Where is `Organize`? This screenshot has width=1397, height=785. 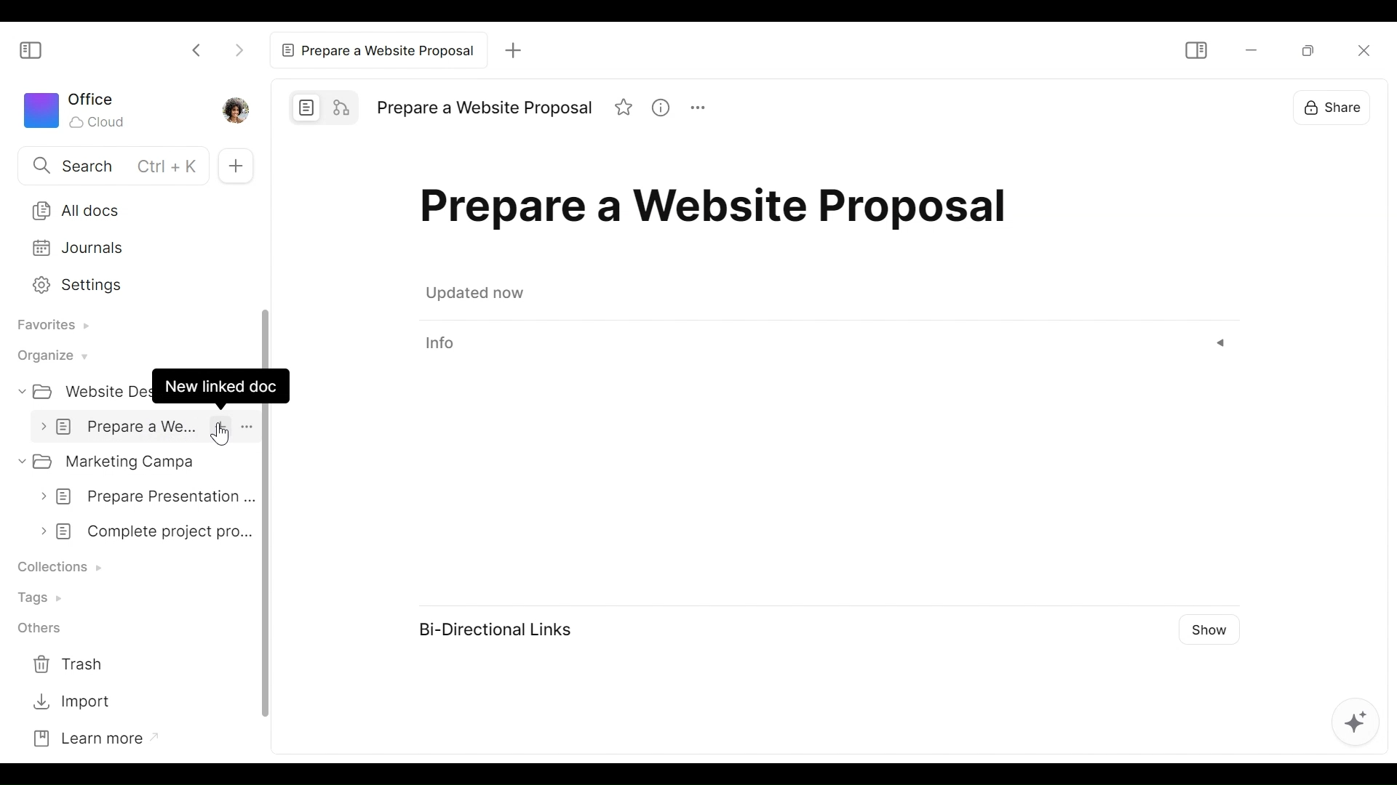
Organize is located at coordinates (49, 356).